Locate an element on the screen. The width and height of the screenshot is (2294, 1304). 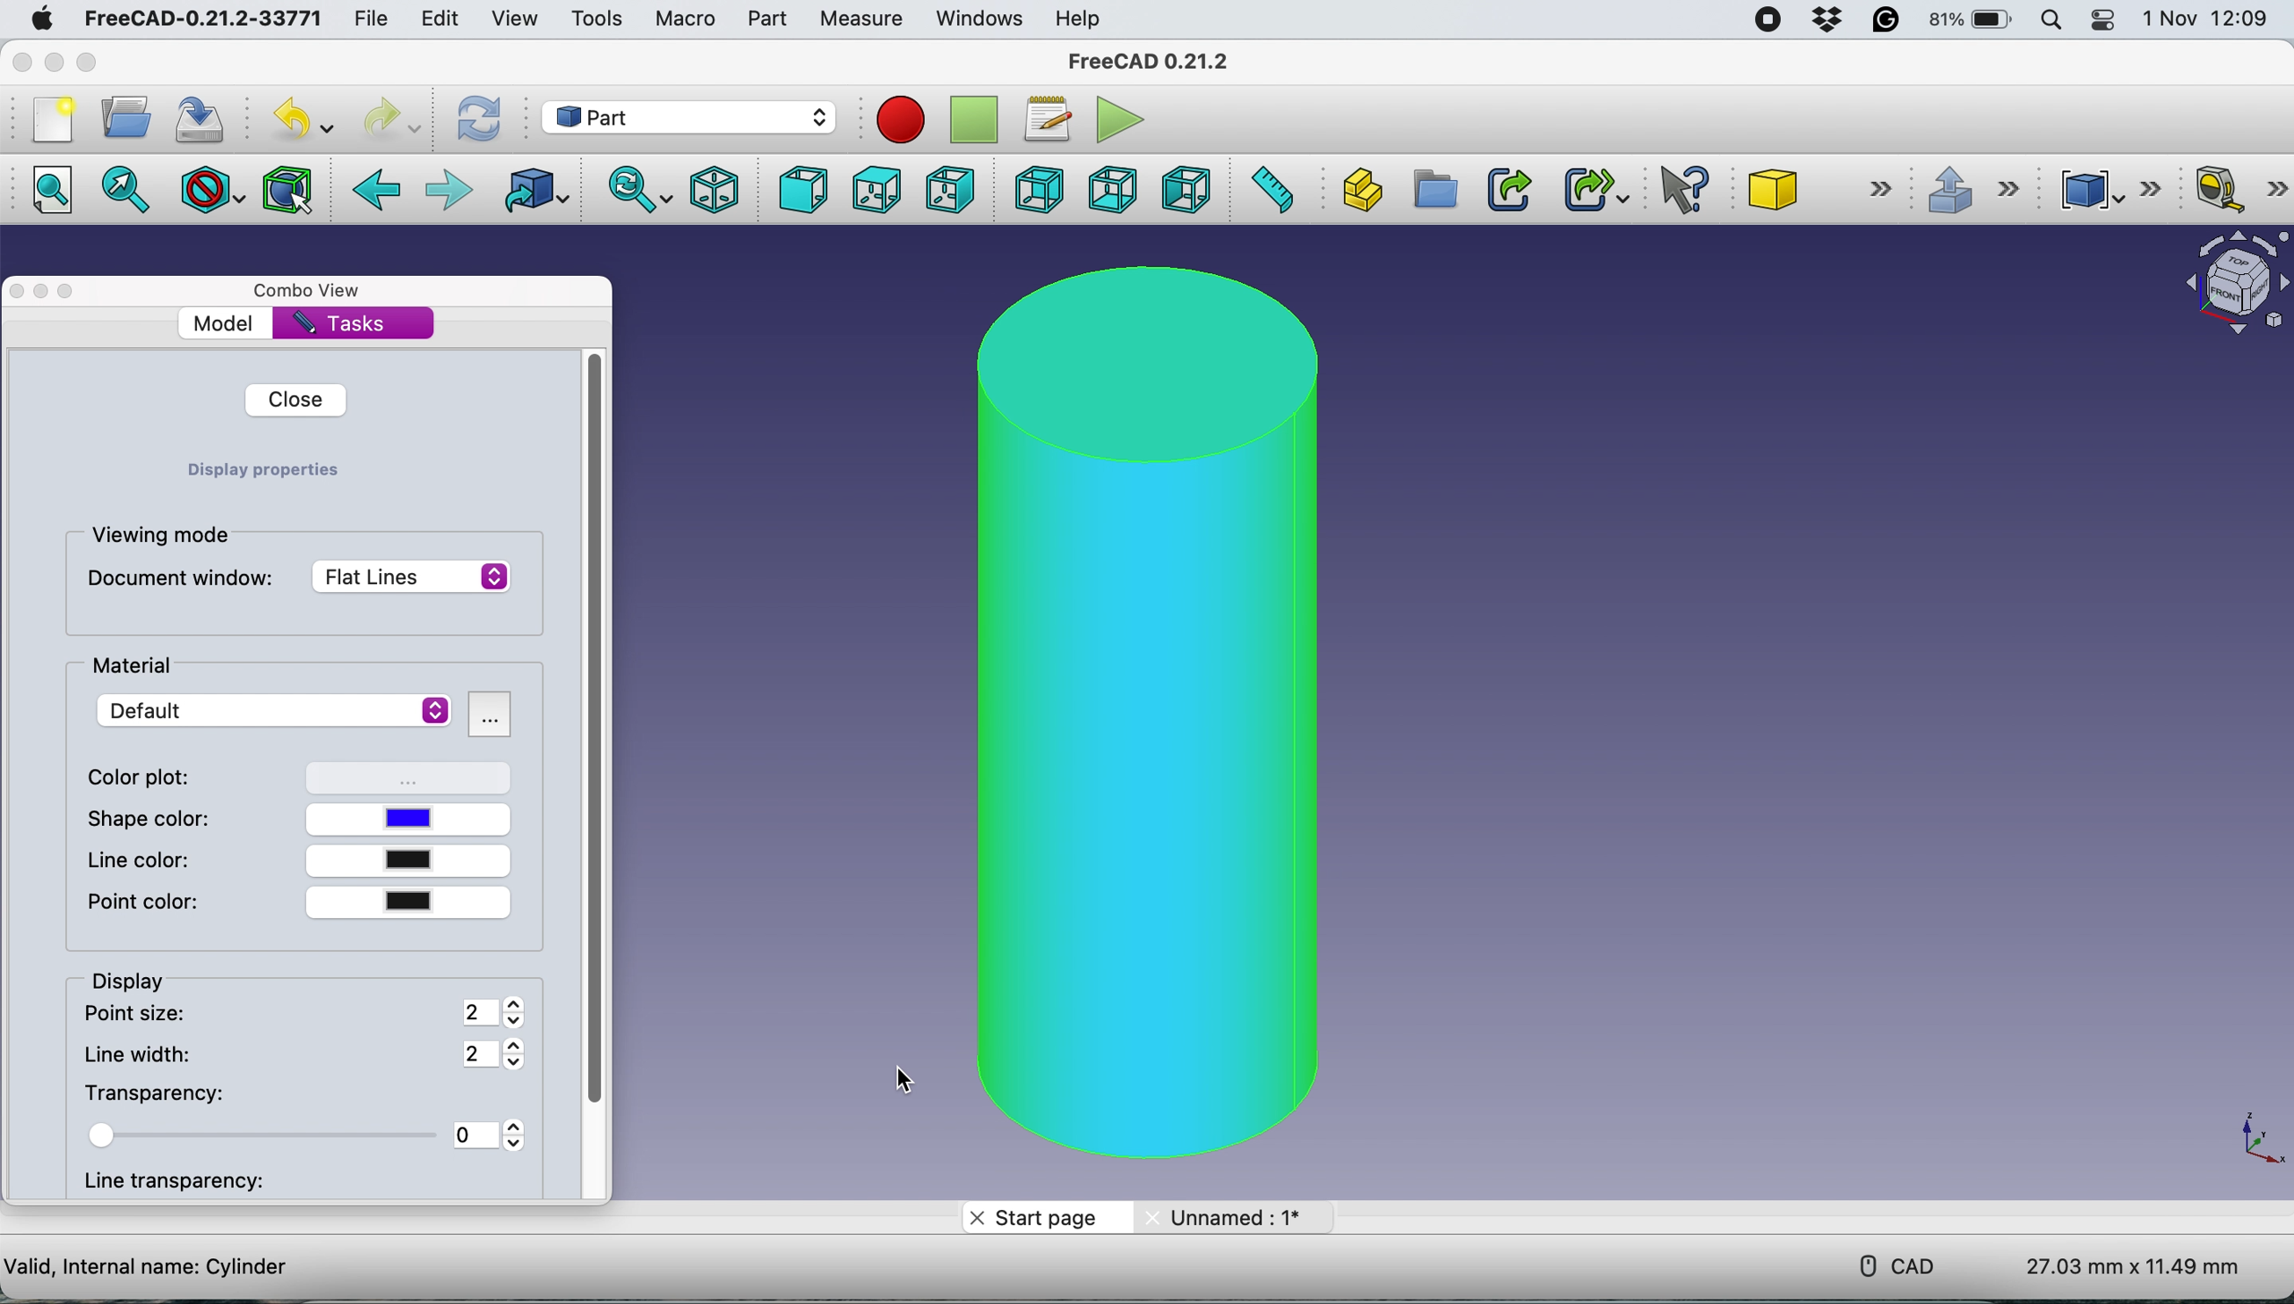
system logo is located at coordinates (44, 20).